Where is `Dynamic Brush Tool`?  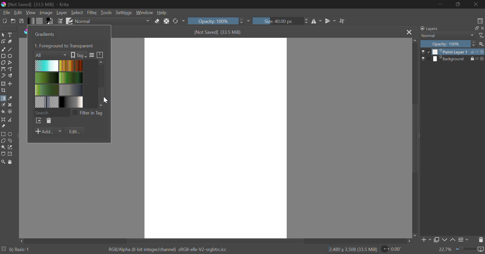 Dynamic Brush Tool is located at coordinates (3, 76).